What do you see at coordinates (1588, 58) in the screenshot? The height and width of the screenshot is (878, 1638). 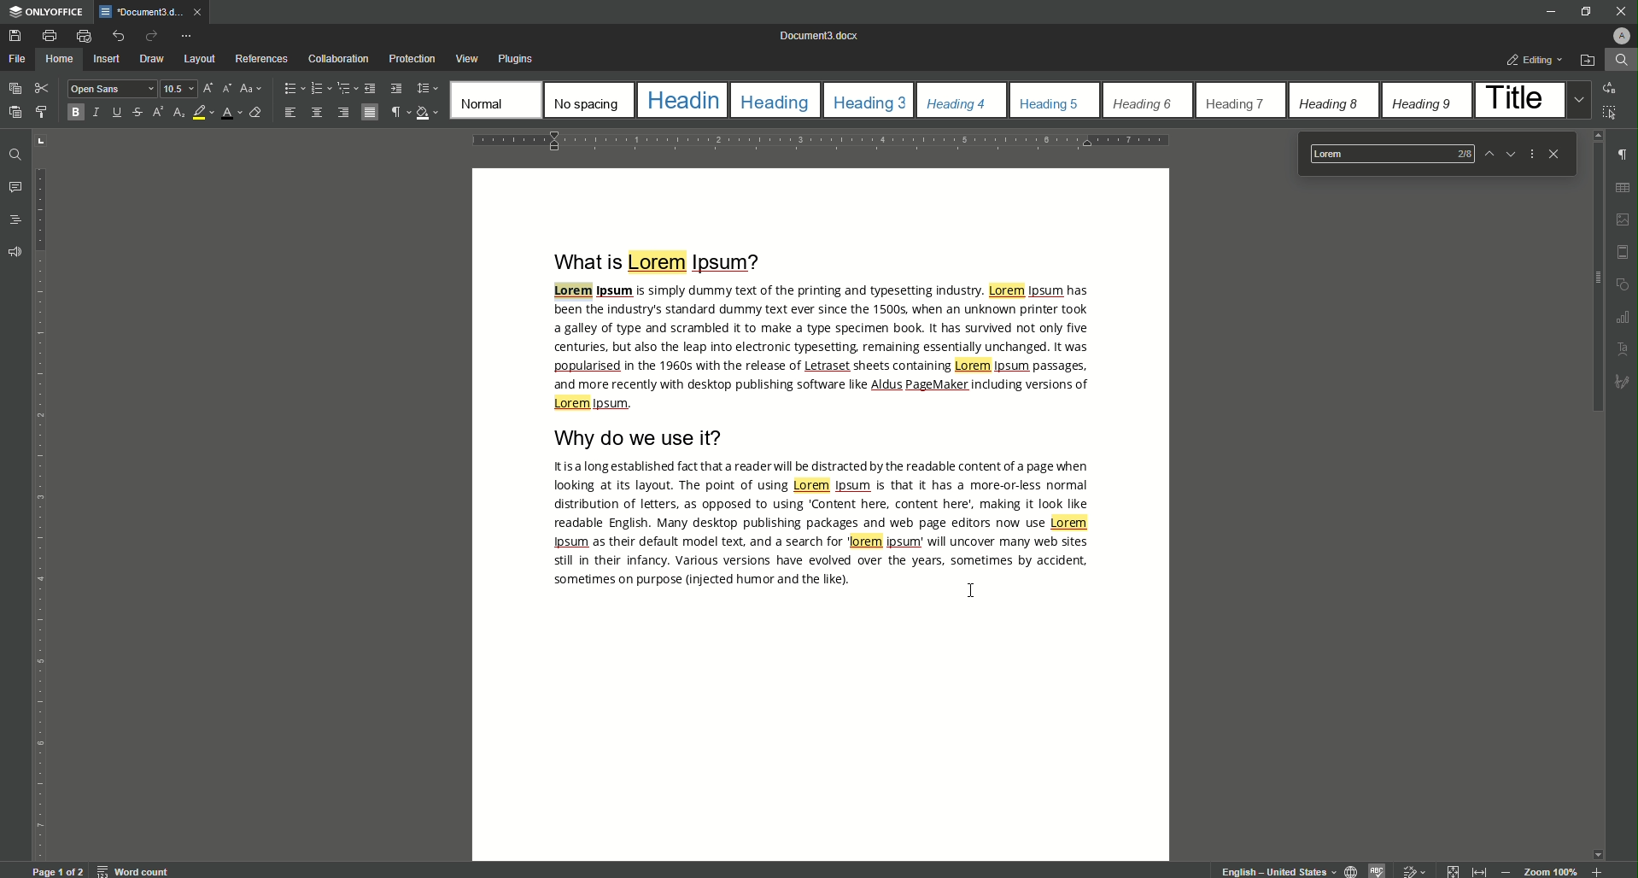 I see `Open File Location` at bounding box center [1588, 58].